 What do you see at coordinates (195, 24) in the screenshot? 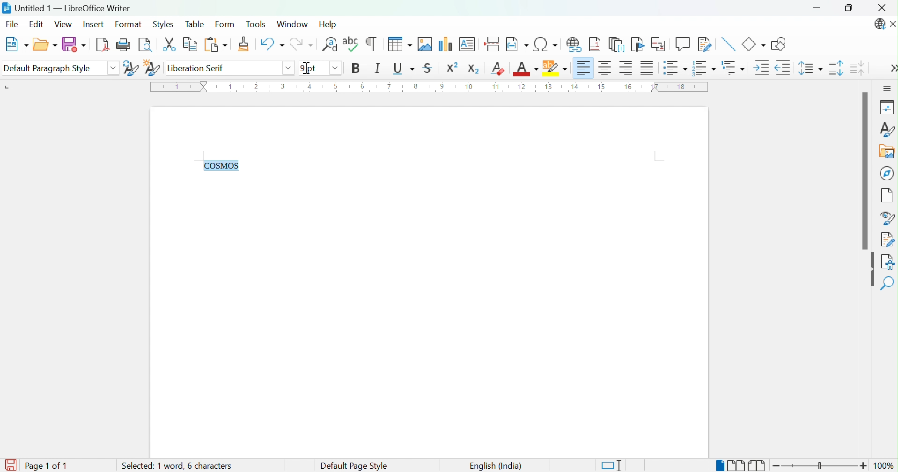
I see `Table` at bounding box center [195, 24].